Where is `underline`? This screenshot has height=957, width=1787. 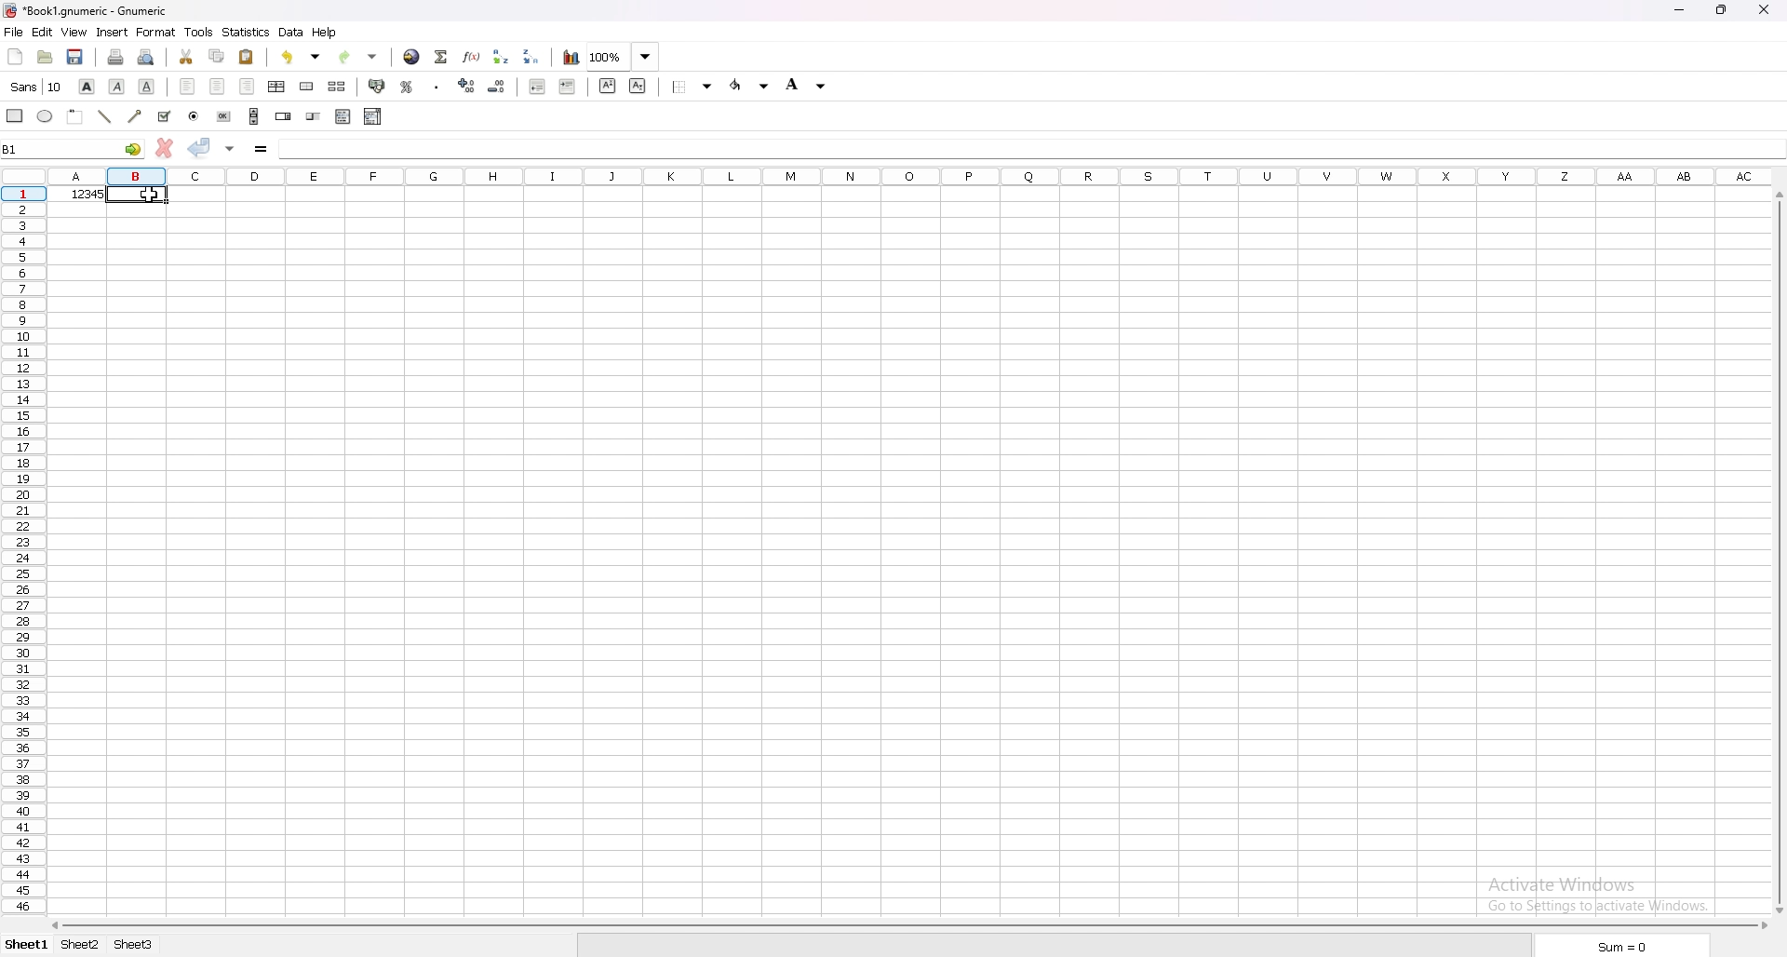 underline is located at coordinates (146, 88).